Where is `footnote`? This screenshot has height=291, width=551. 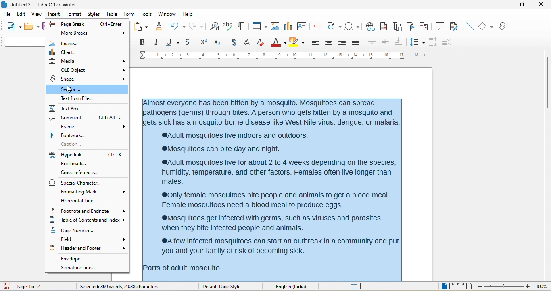 footnote is located at coordinates (385, 27).